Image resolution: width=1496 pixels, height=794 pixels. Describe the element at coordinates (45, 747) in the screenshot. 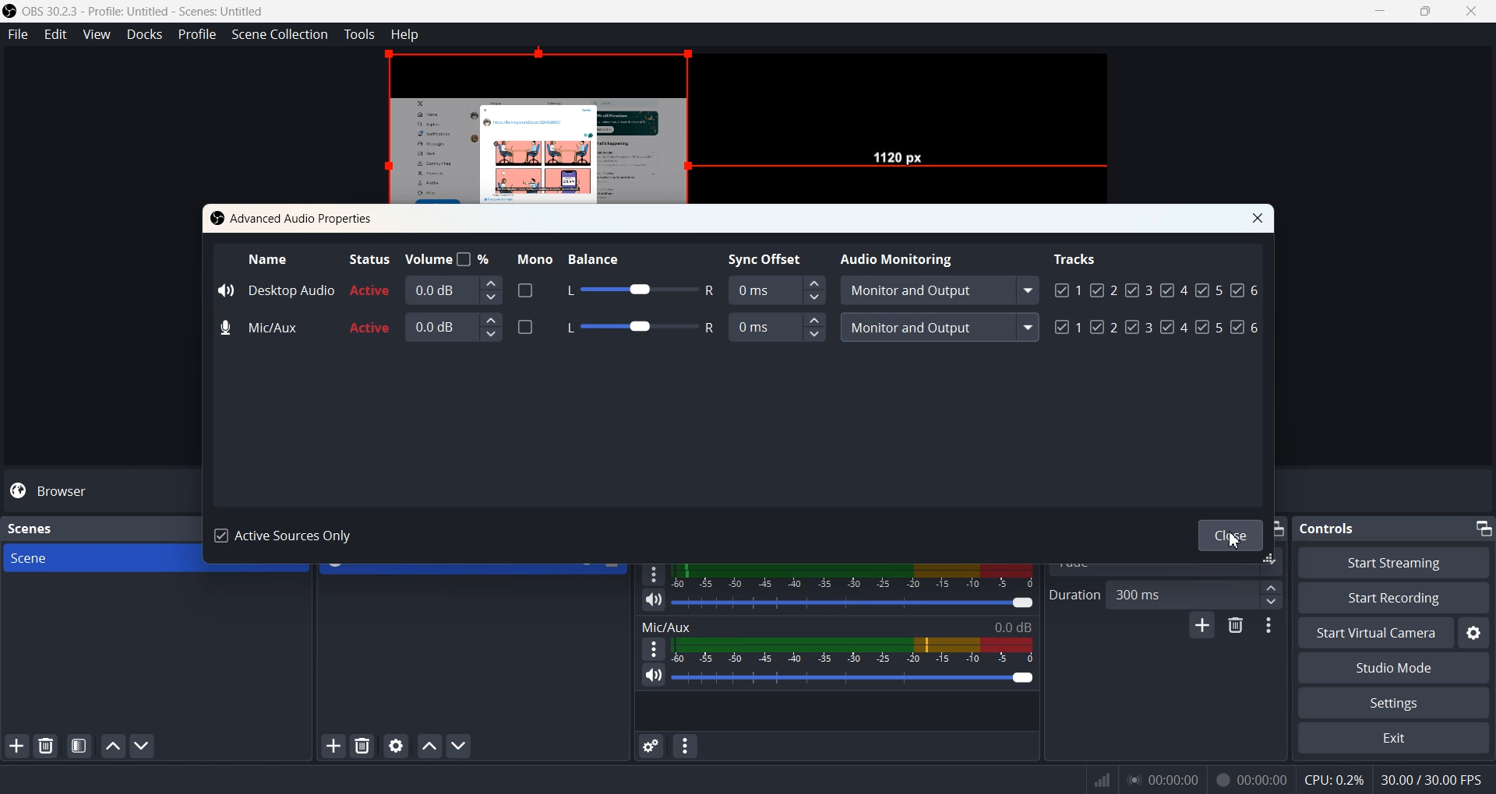

I see `Delete Selected Scene` at that location.